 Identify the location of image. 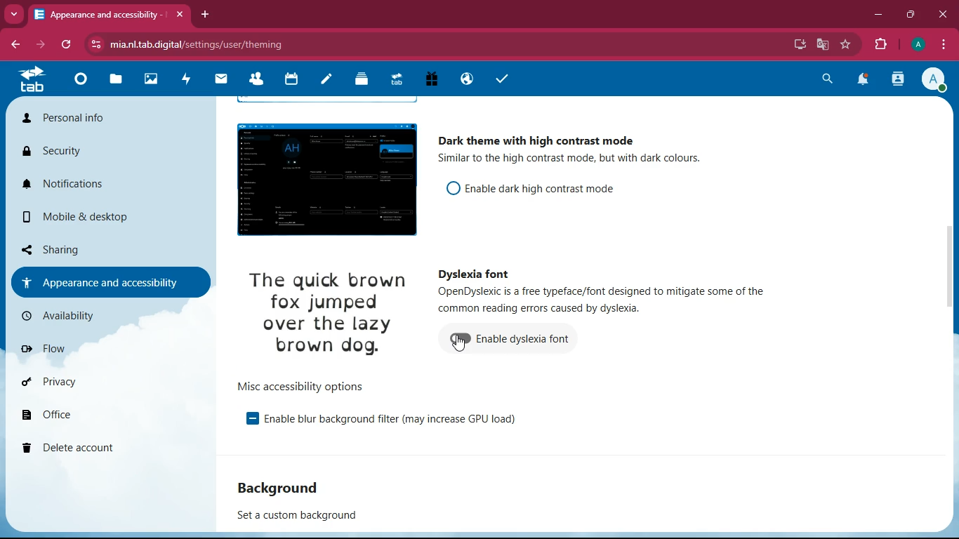
(324, 315).